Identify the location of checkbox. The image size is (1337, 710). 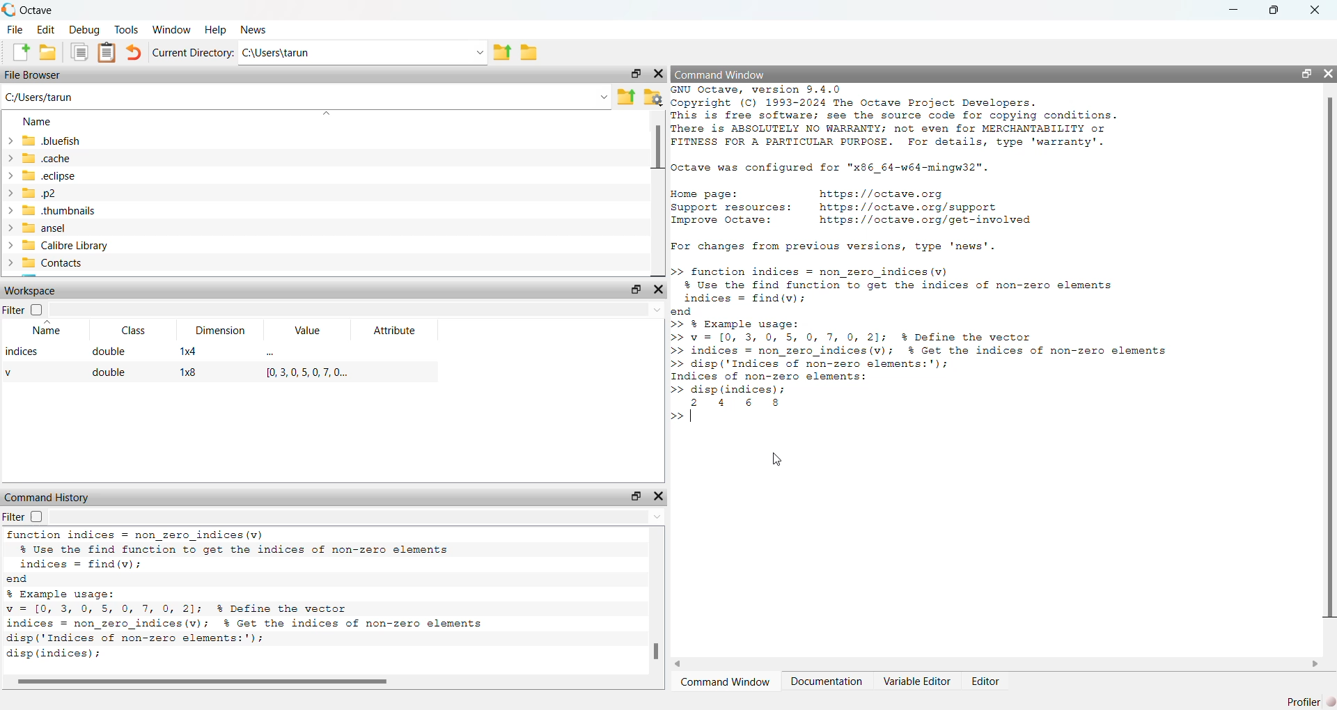
(38, 310).